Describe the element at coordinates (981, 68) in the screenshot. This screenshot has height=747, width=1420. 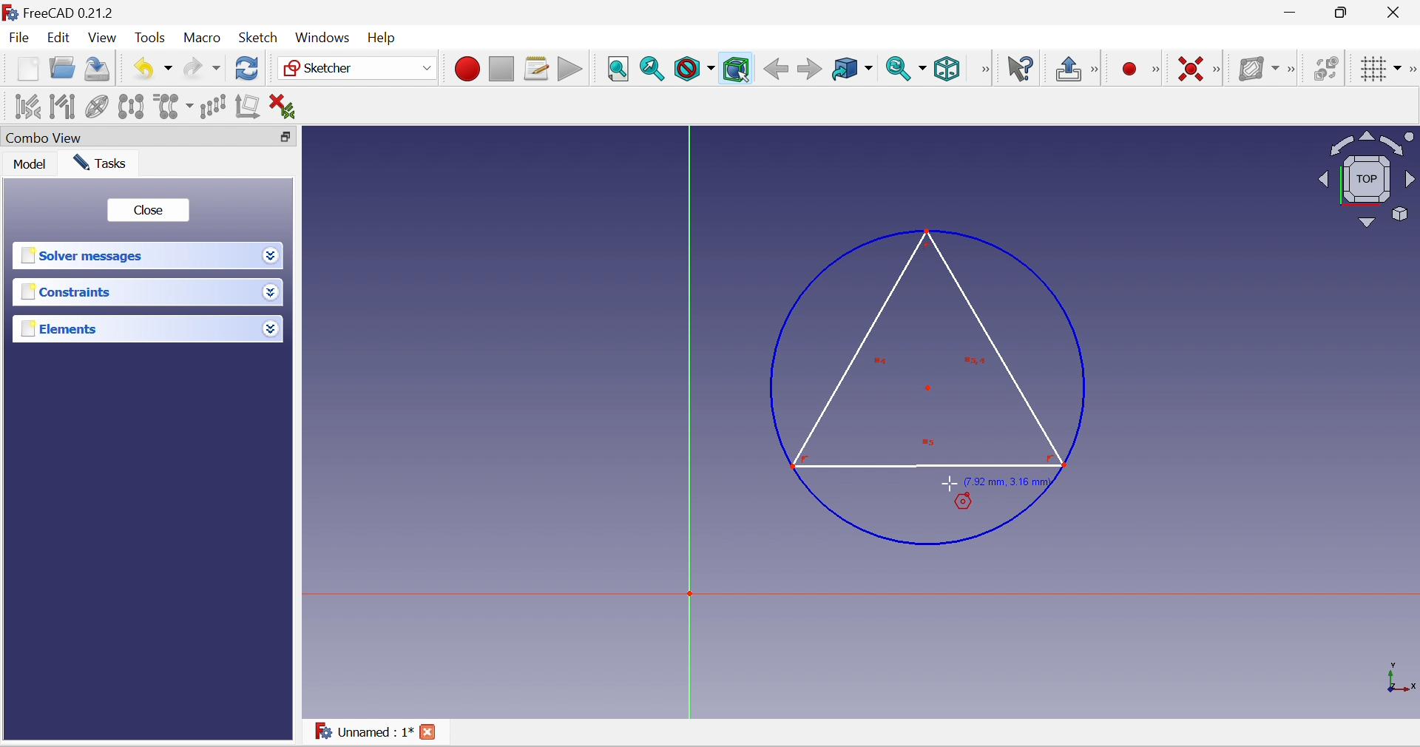
I see `[View]` at that location.